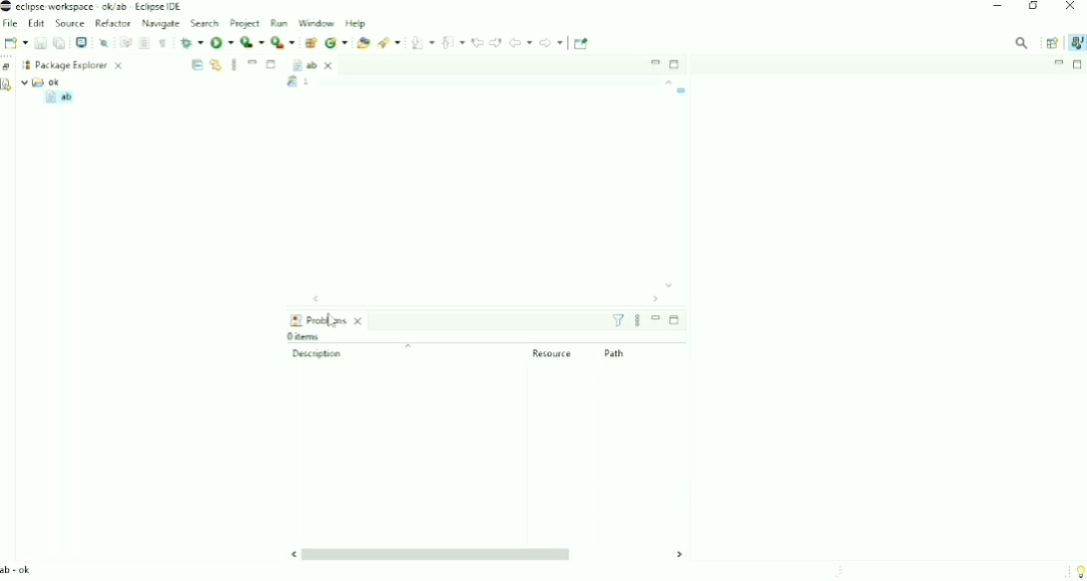 Image resolution: width=1087 pixels, height=581 pixels. I want to click on View Menu, so click(234, 65).